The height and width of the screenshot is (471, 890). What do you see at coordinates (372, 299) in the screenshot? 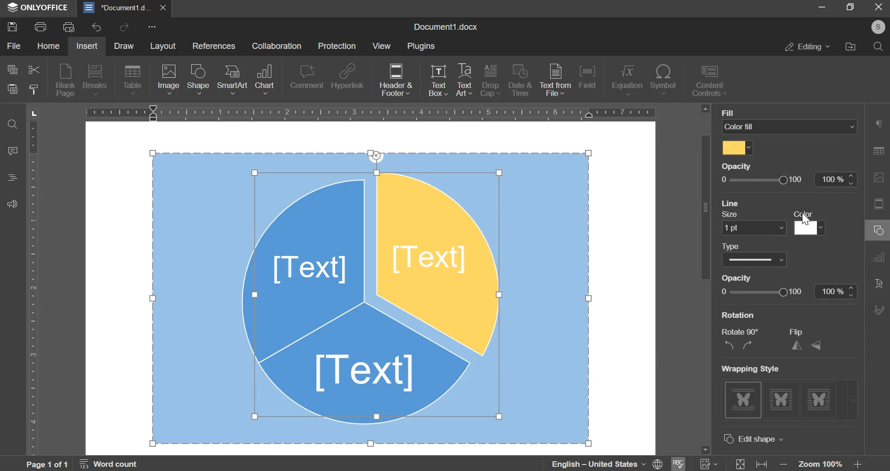
I see `object` at bounding box center [372, 299].